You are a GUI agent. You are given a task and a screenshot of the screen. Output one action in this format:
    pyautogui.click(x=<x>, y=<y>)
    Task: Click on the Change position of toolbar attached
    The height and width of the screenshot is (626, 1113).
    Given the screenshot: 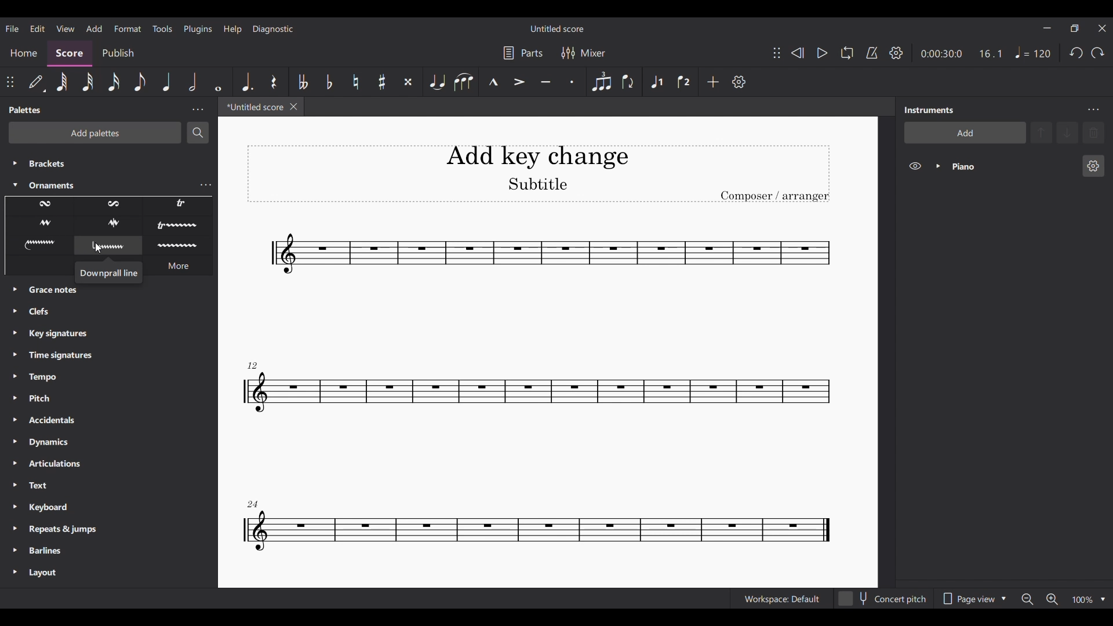 What is the action you would take?
    pyautogui.click(x=776, y=53)
    